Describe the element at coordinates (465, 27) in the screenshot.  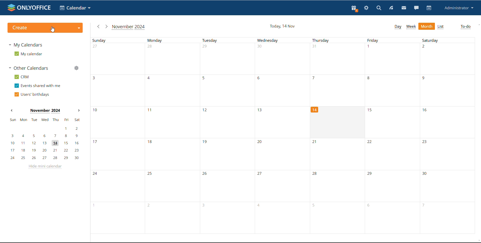
I see `to-do` at that location.